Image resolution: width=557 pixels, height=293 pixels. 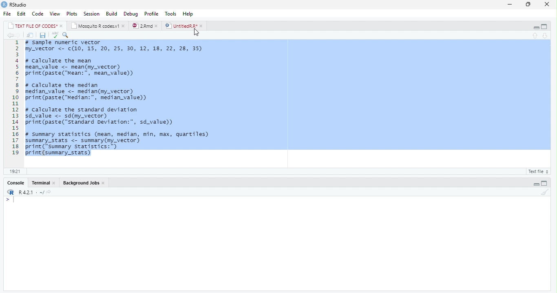 I want to click on edit, so click(x=22, y=14).